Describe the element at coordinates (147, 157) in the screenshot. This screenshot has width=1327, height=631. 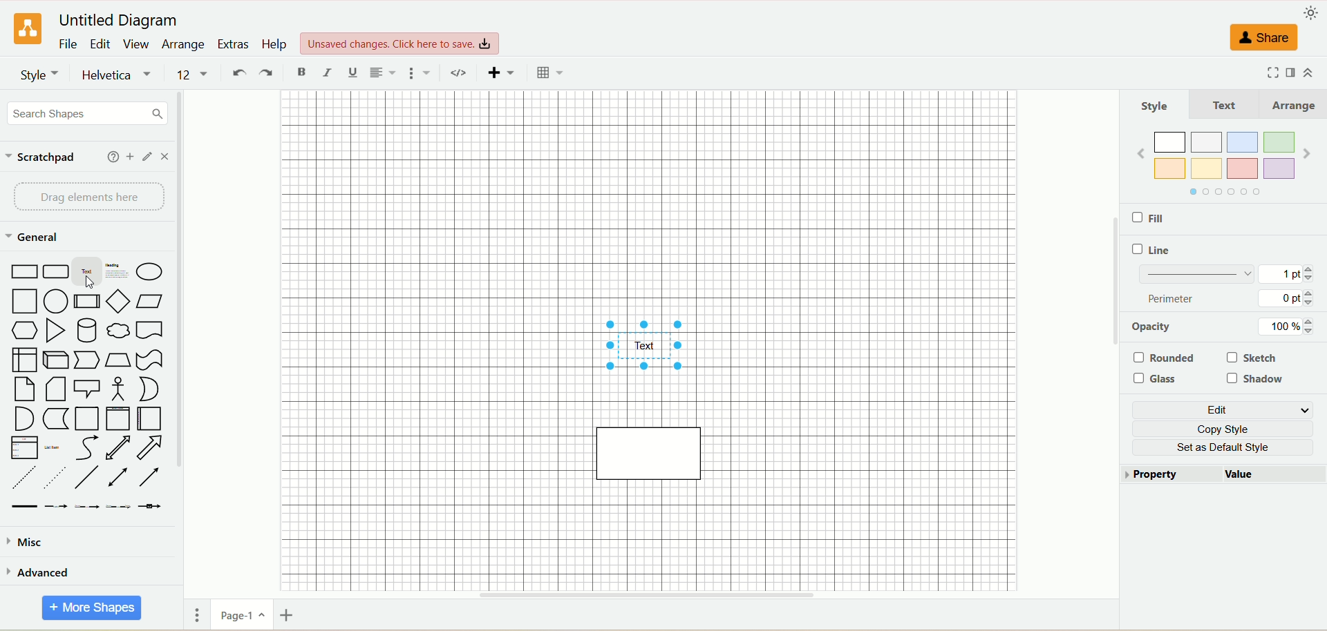
I see `edit` at that location.